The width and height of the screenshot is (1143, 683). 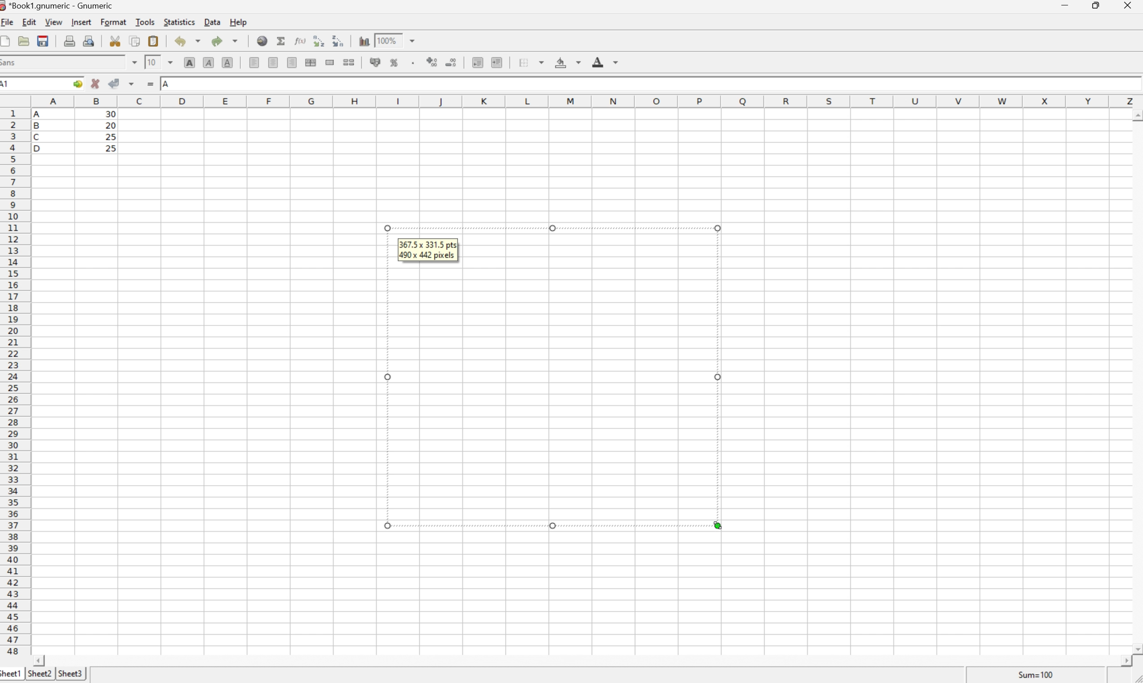 What do you see at coordinates (40, 127) in the screenshot?
I see `B` at bounding box center [40, 127].